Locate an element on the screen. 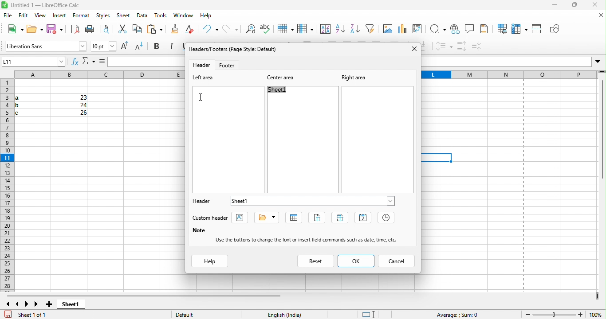 The height and width of the screenshot is (319, 606). title is located at coordinates (48, 6).